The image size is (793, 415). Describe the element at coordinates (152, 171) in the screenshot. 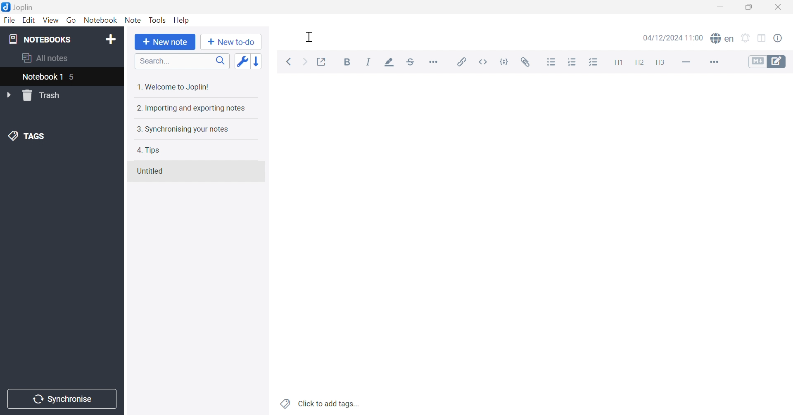

I see `Untitled` at that location.